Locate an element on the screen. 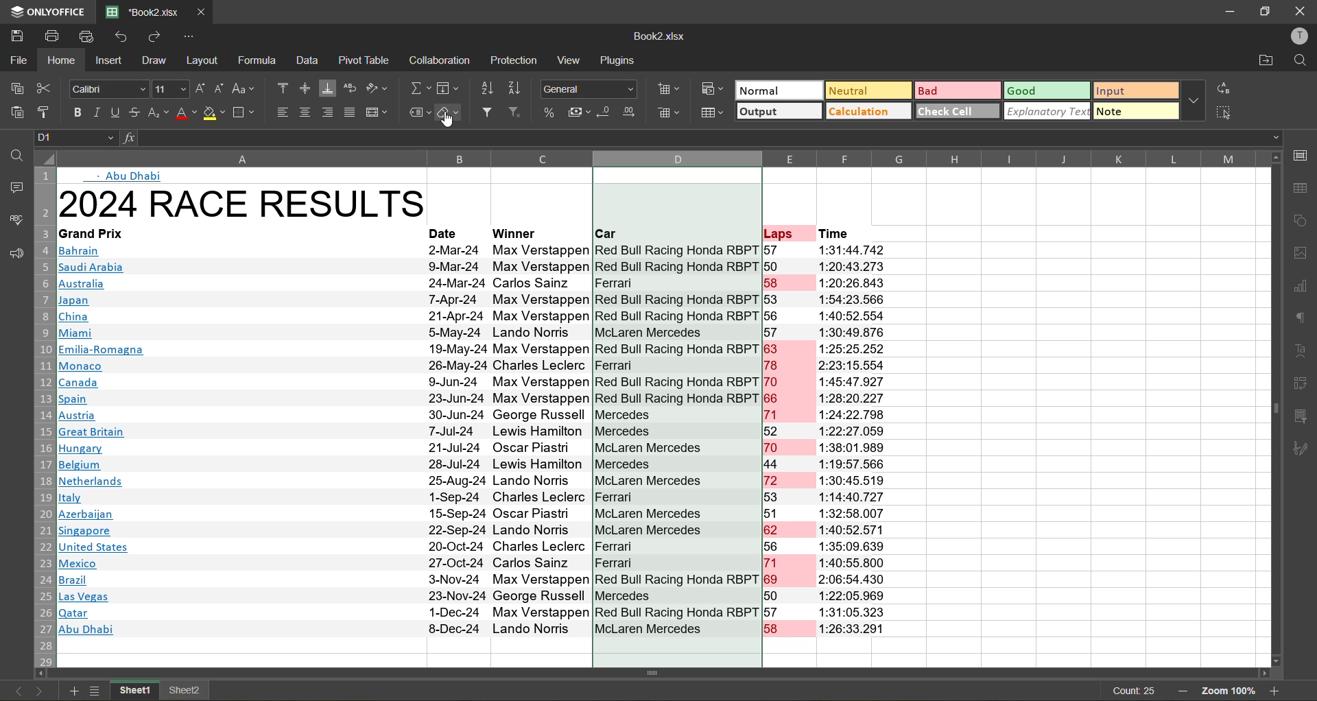 The width and height of the screenshot is (1317, 701). note is located at coordinates (1136, 111).